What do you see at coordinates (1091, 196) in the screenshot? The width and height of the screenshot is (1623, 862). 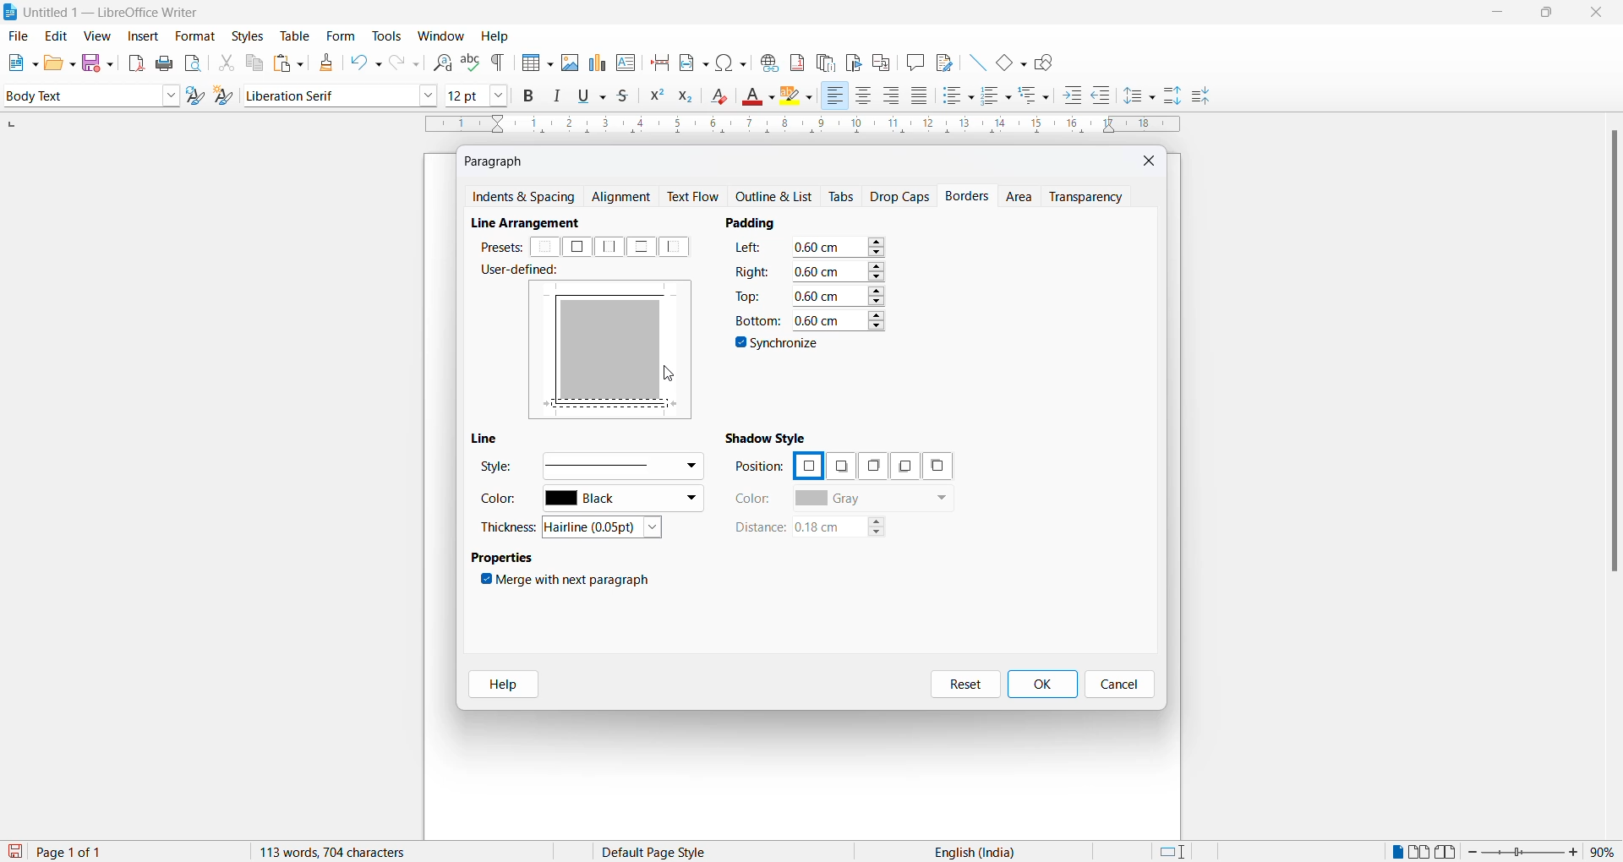 I see `transparency` at bounding box center [1091, 196].